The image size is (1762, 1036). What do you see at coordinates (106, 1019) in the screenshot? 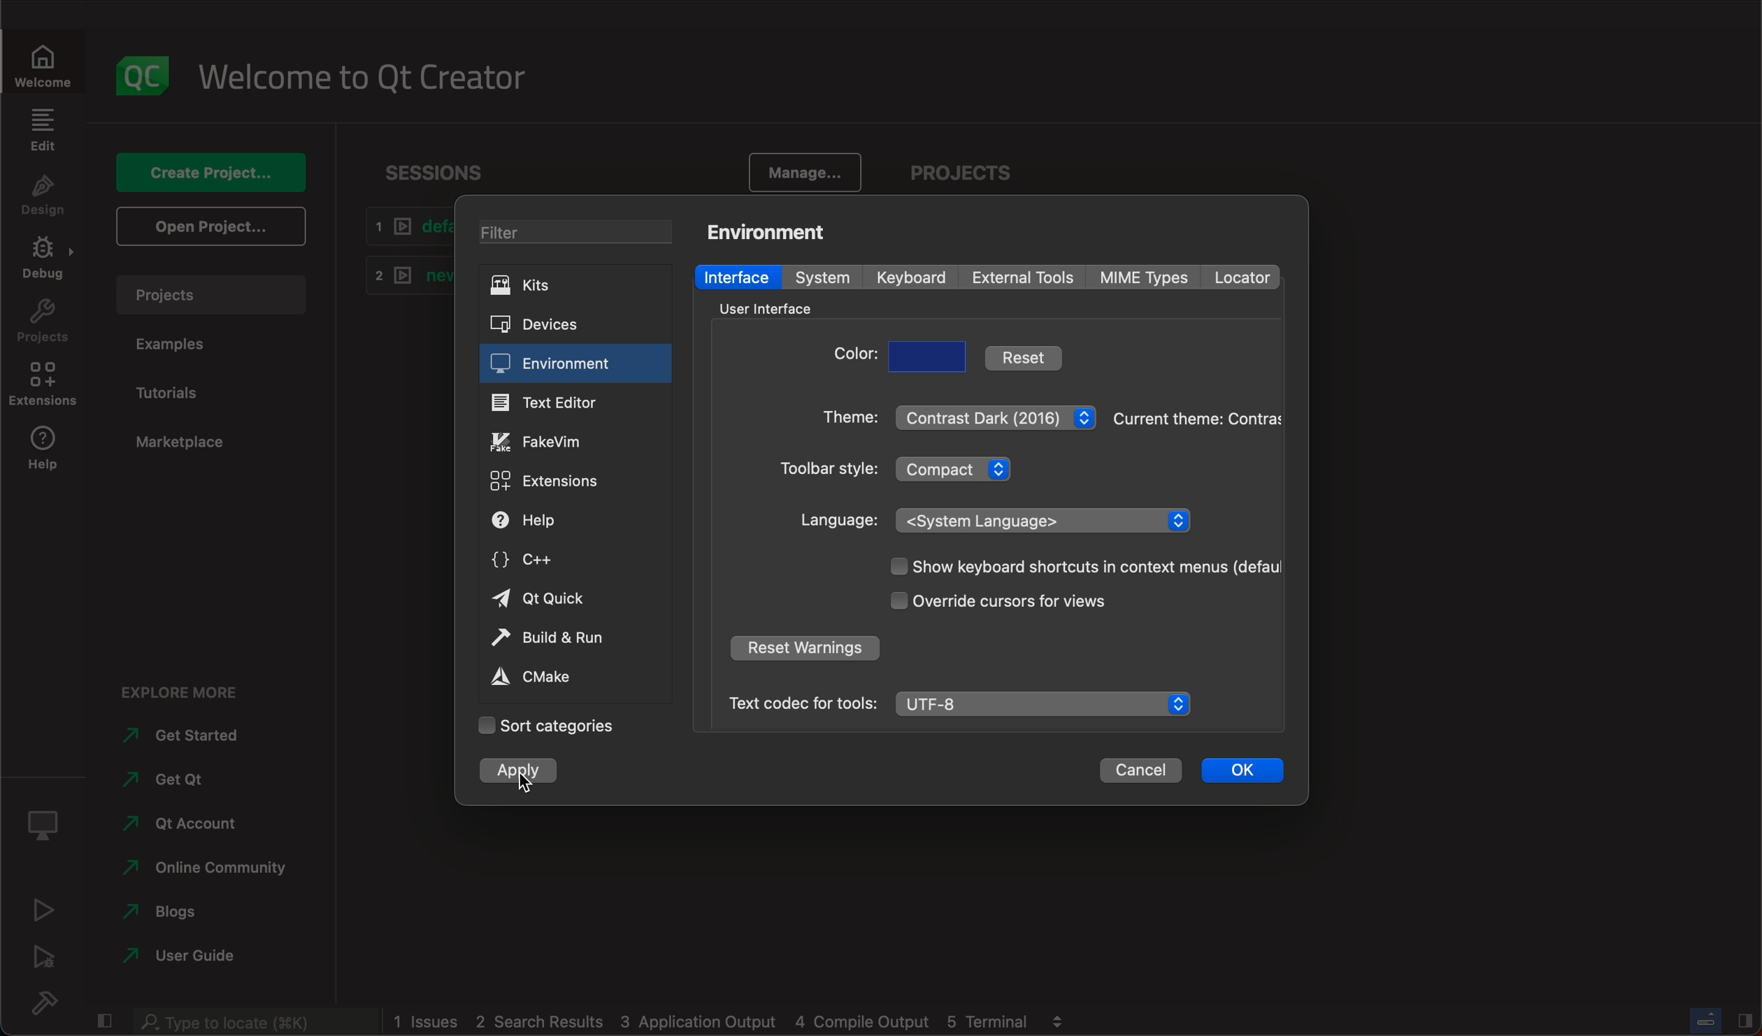
I see `close slidebar` at bounding box center [106, 1019].